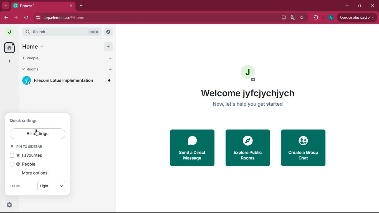 The width and height of the screenshot is (379, 213). Describe the element at coordinates (38, 134) in the screenshot. I see `all settings` at that location.